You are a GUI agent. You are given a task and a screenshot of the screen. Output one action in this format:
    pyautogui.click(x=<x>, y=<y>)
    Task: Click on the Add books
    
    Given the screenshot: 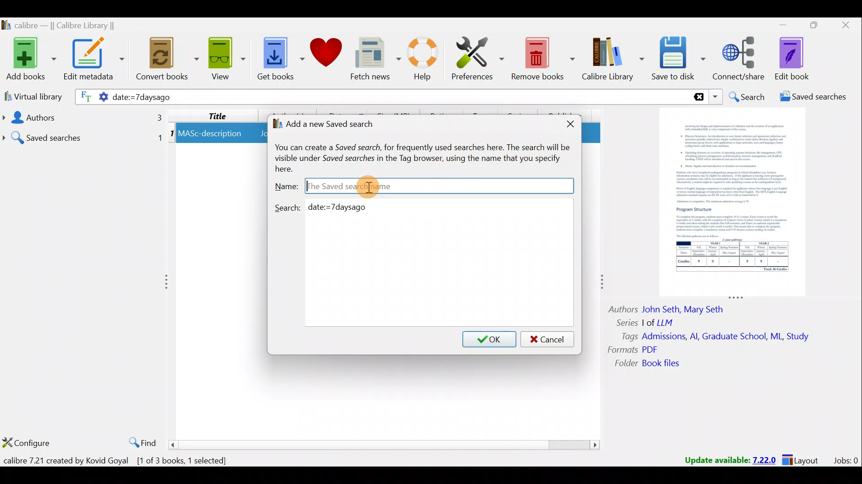 What is the action you would take?
    pyautogui.click(x=29, y=57)
    